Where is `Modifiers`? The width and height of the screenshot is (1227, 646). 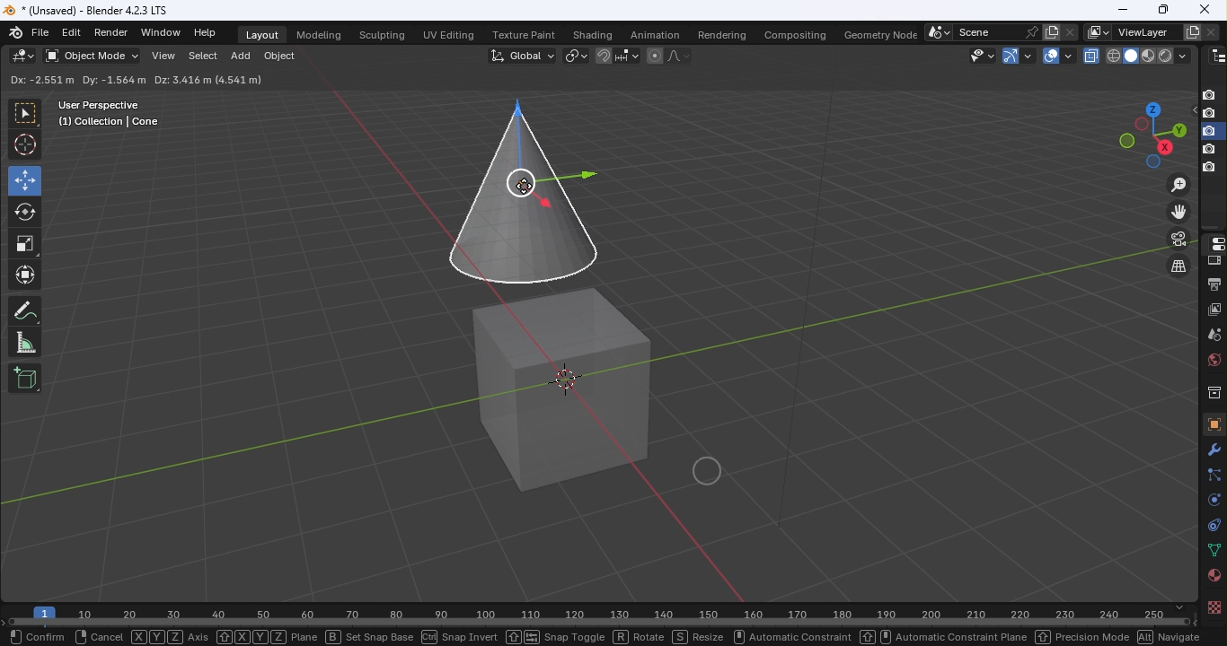
Modifiers is located at coordinates (1214, 449).